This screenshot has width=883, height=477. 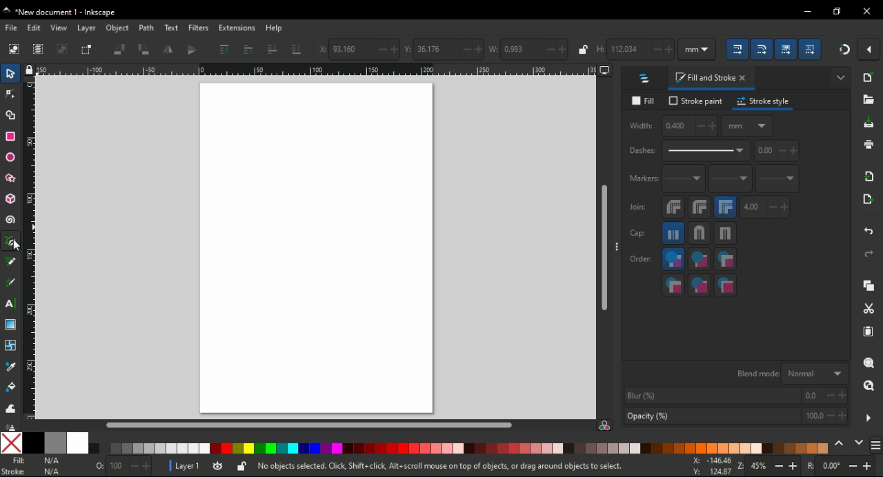 What do you see at coordinates (119, 50) in the screenshot?
I see `object rotate 90 CCW` at bounding box center [119, 50].